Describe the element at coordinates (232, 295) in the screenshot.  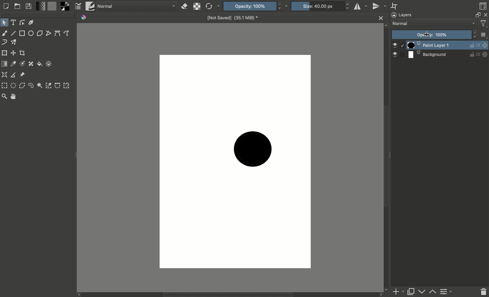
I see `Scroll` at that location.